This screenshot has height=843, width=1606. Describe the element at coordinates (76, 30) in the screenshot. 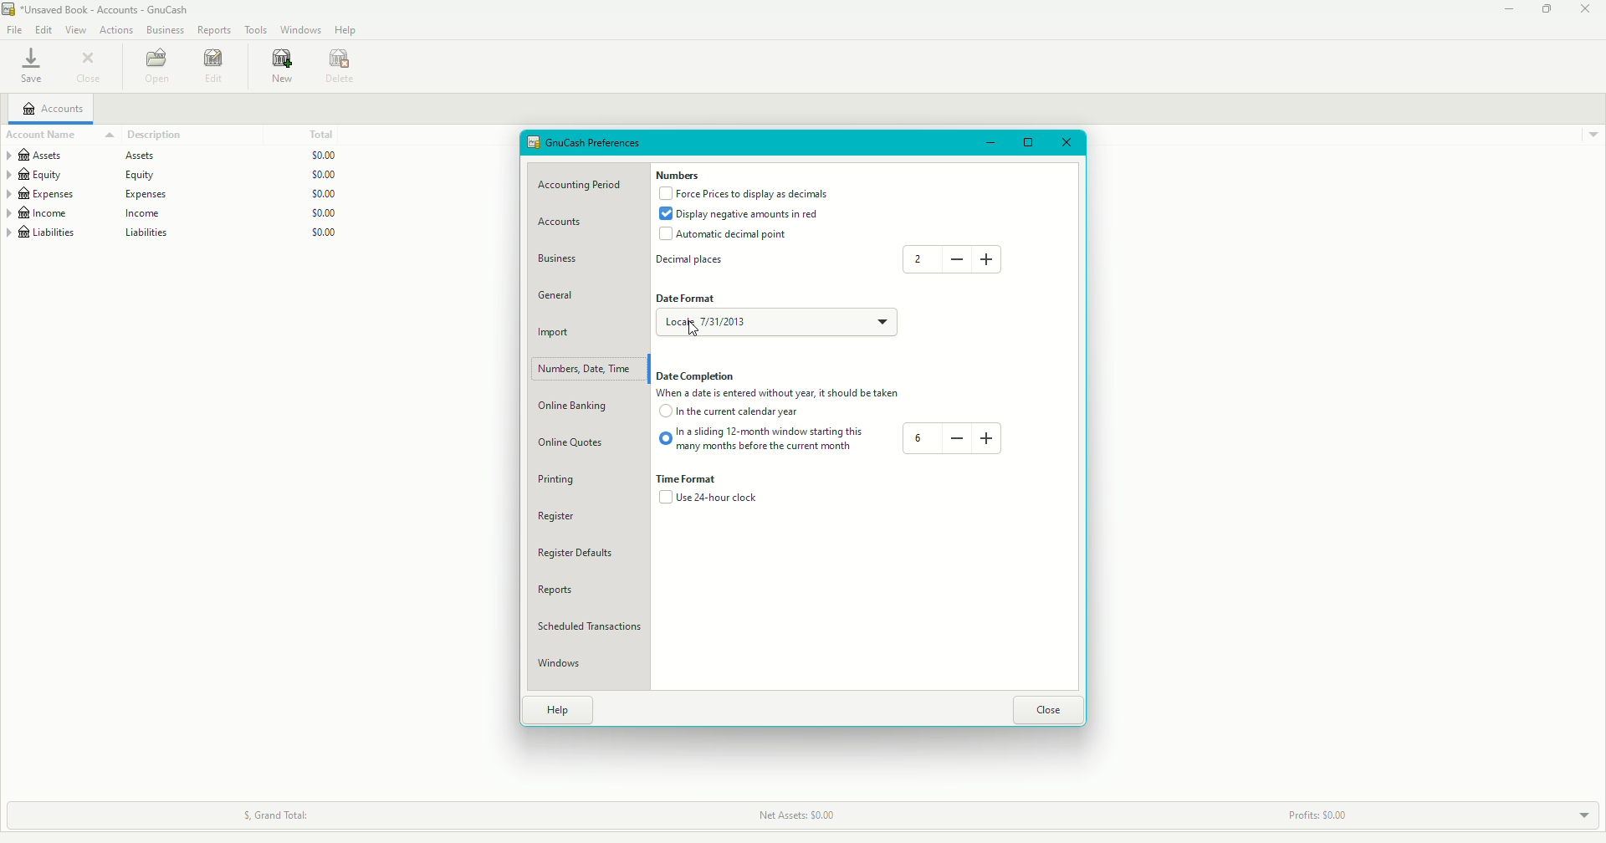

I see `View` at that location.